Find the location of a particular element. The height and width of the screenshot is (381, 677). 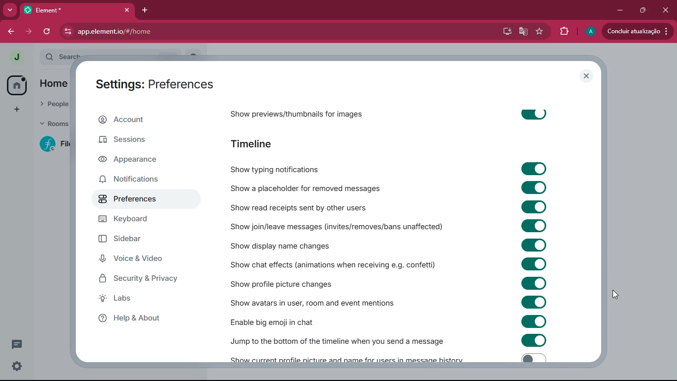

add is located at coordinates (15, 110).